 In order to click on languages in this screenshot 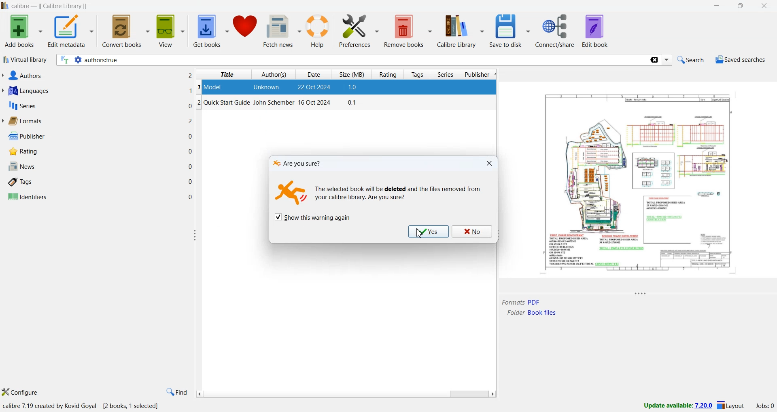, I will do `click(28, 92)`.